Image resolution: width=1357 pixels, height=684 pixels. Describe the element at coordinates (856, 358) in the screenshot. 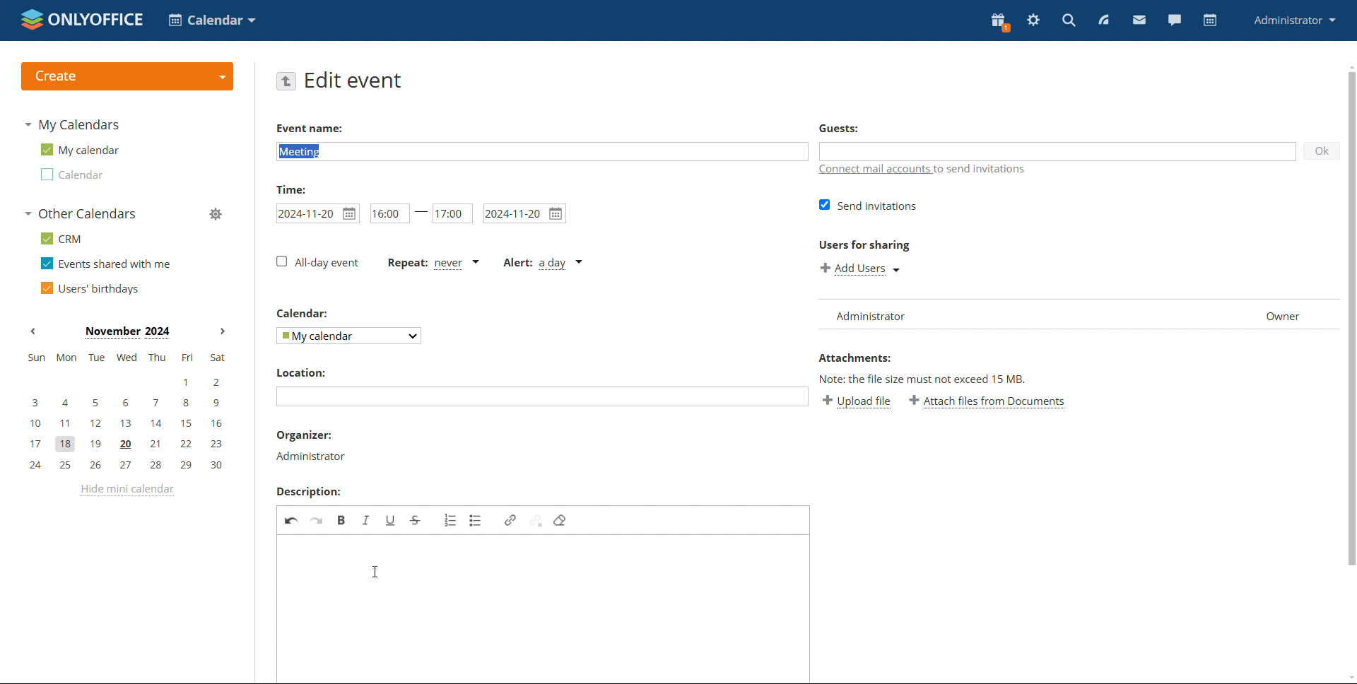

I see `attachments` at that location.